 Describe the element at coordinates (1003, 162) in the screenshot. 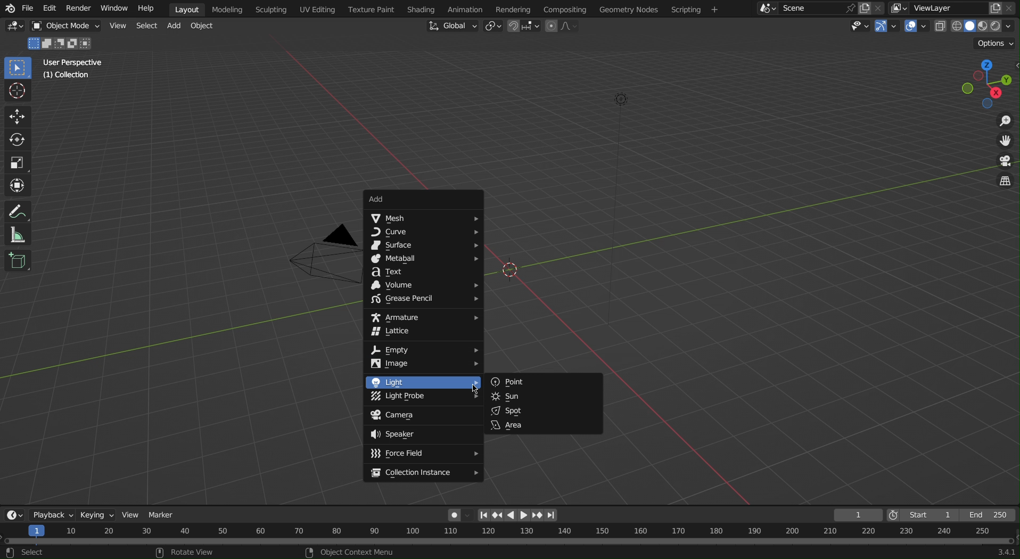

I see `Camera View` at that location.